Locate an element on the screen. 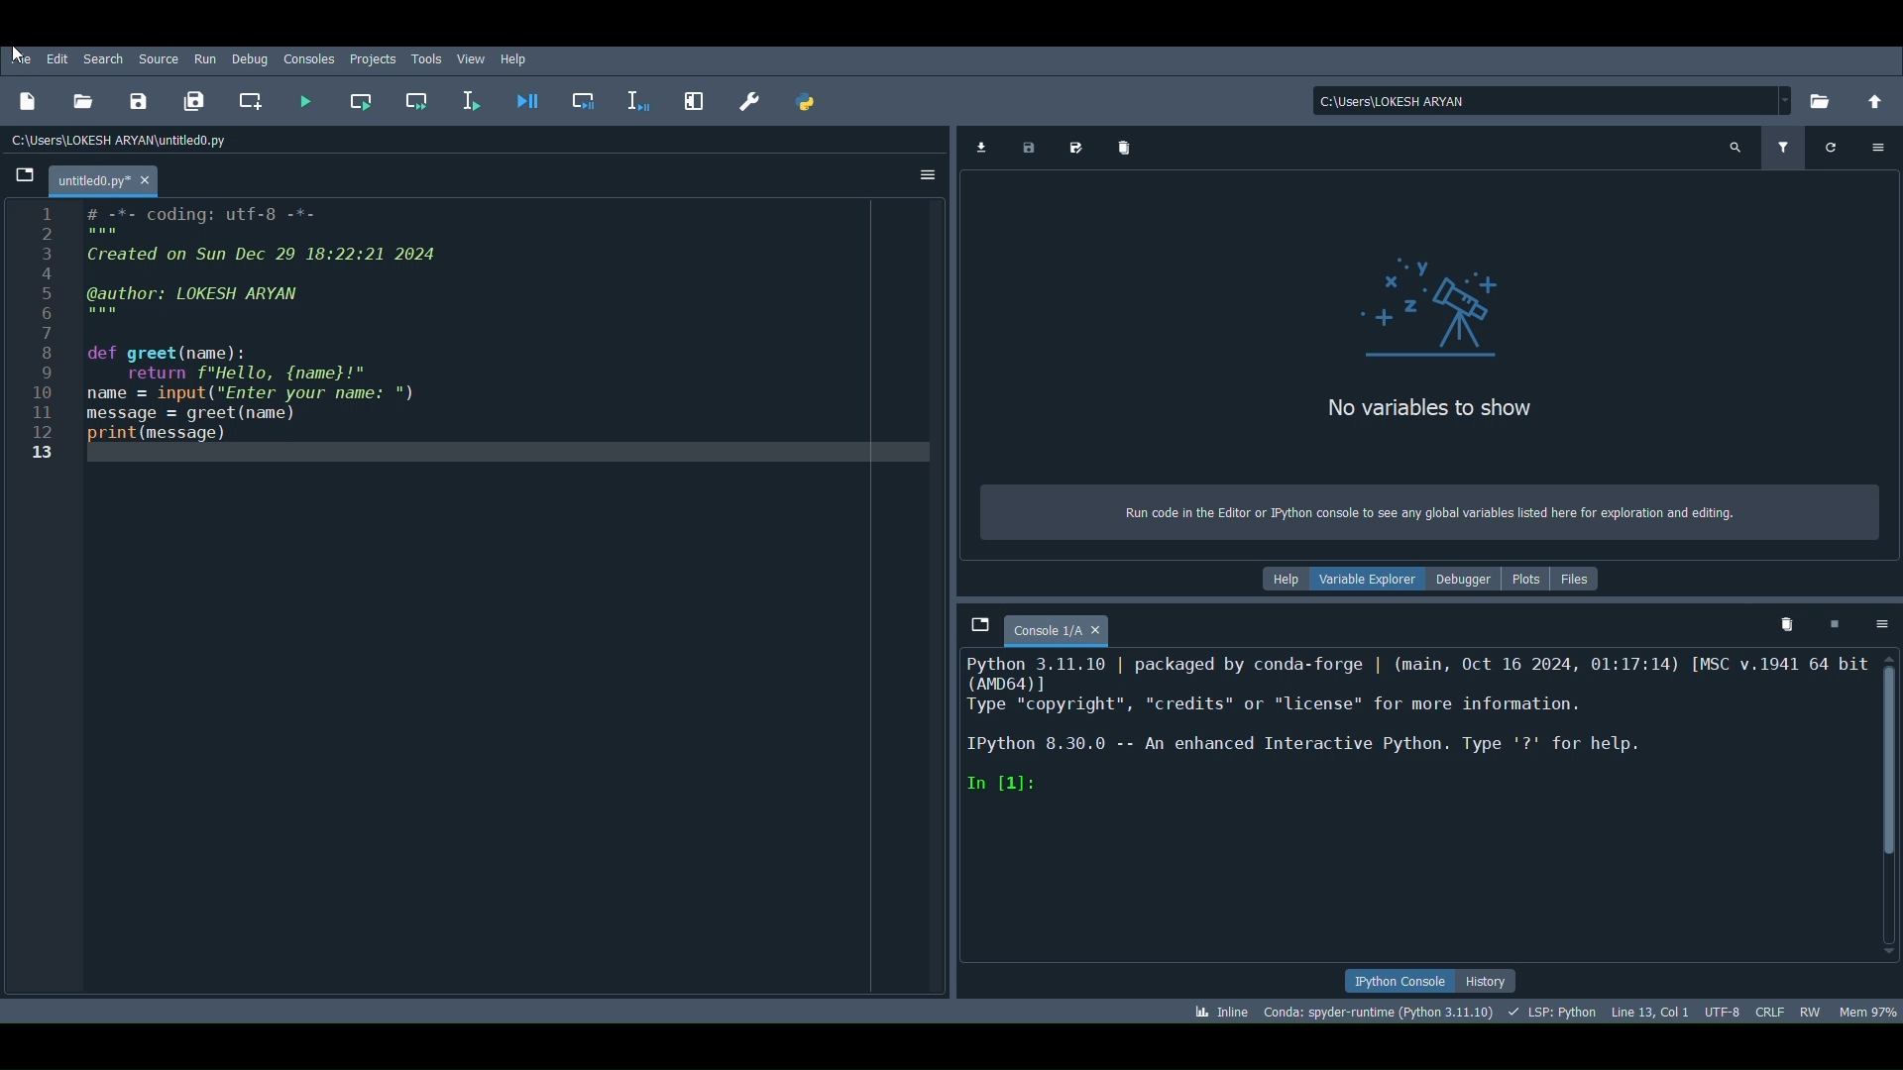 The image size is (1903, 1070). Help is located at coordinates (516, 60).